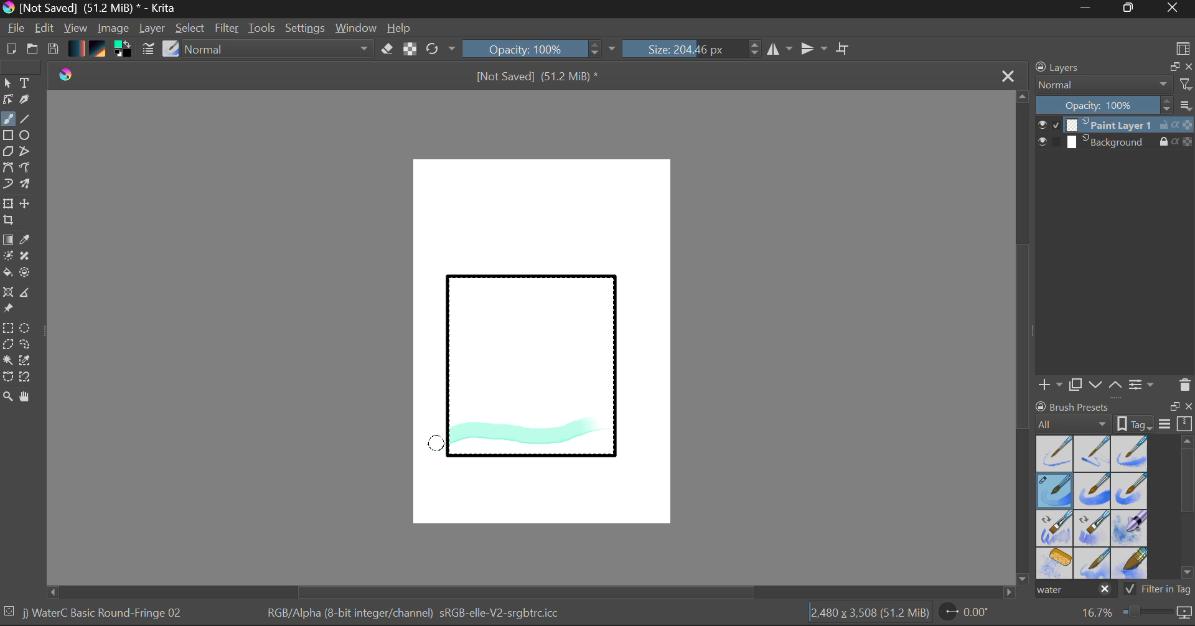 Image resolution: width=1195 pixels, height=626 pixels. I want to click on Edit, so click(45, 29).